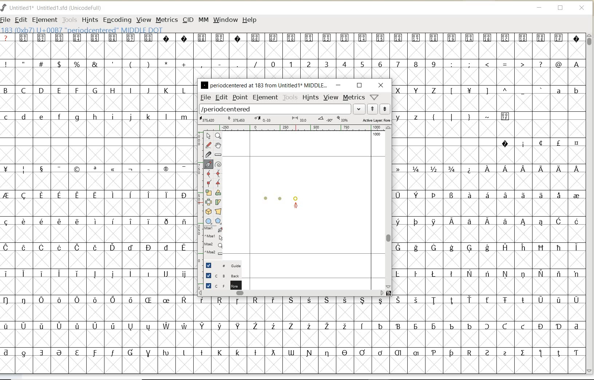  What do you see at coordinates (490, 227) in the screenshot?
I see `special characters` at bounding box center [490, 227].